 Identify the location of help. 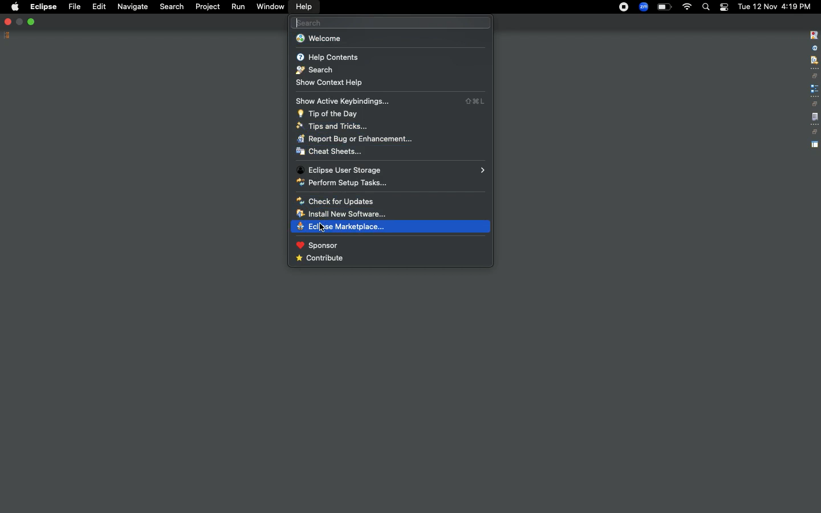
(304, 7).